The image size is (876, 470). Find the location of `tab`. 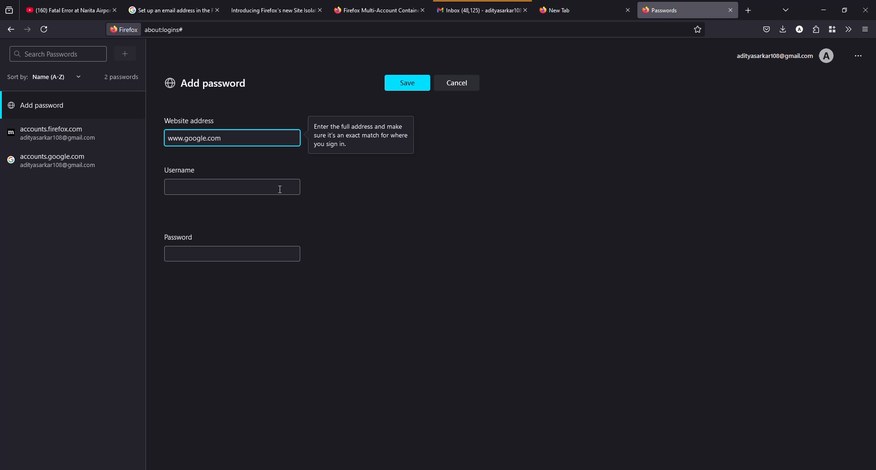

tab is located at coordinates (477, 10).